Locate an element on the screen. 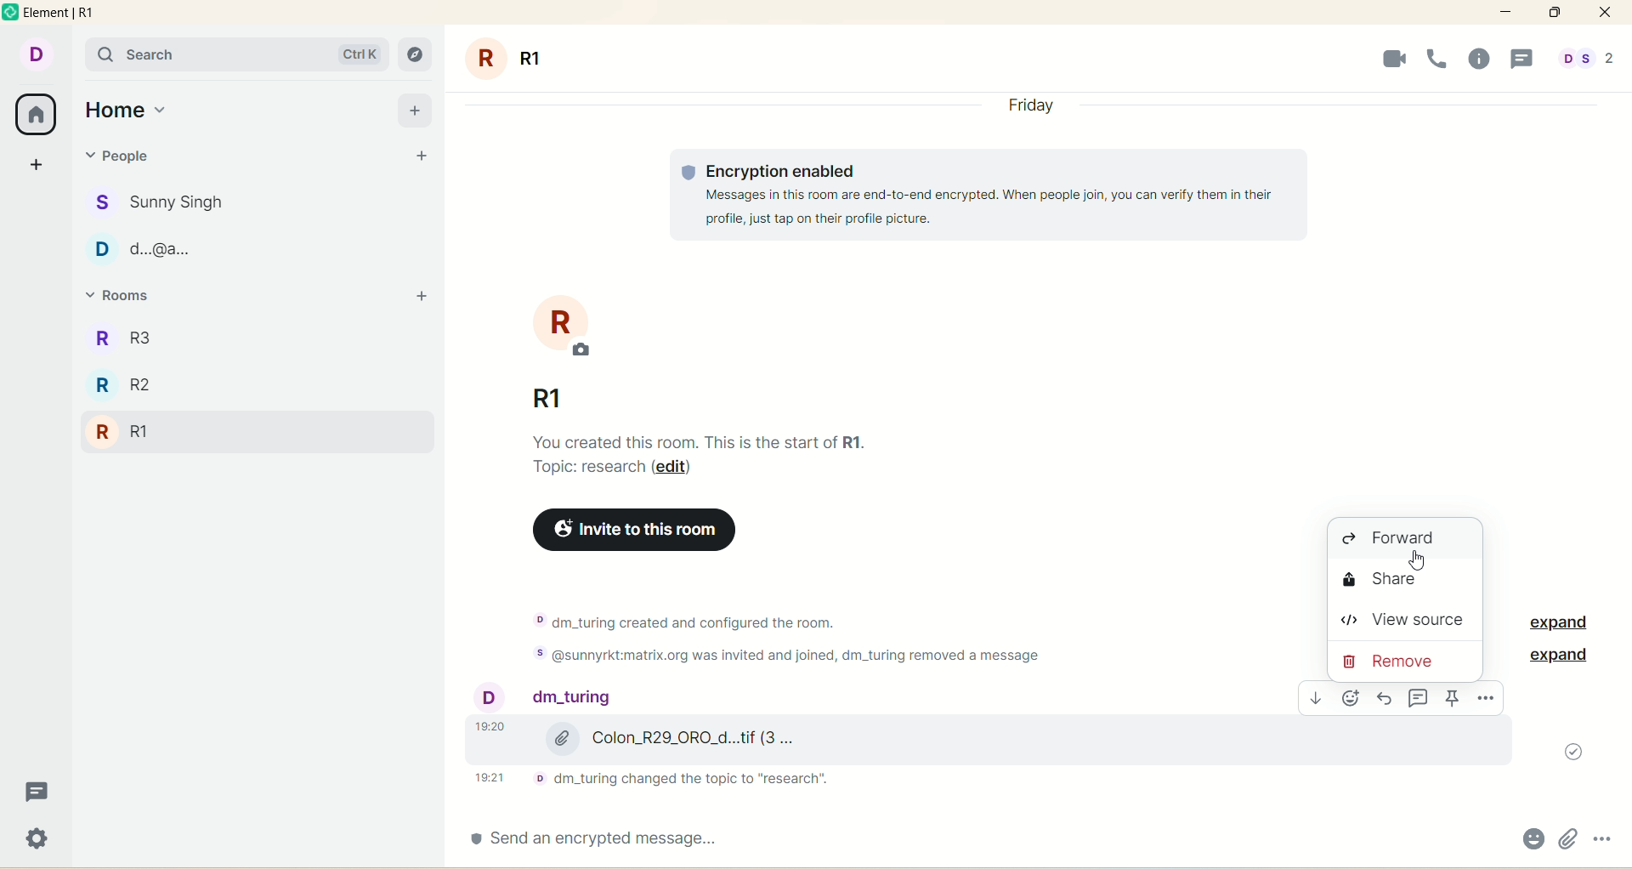 This screenshot has height=869, width=1632. invite to this room is located at coordinates (632, 531).